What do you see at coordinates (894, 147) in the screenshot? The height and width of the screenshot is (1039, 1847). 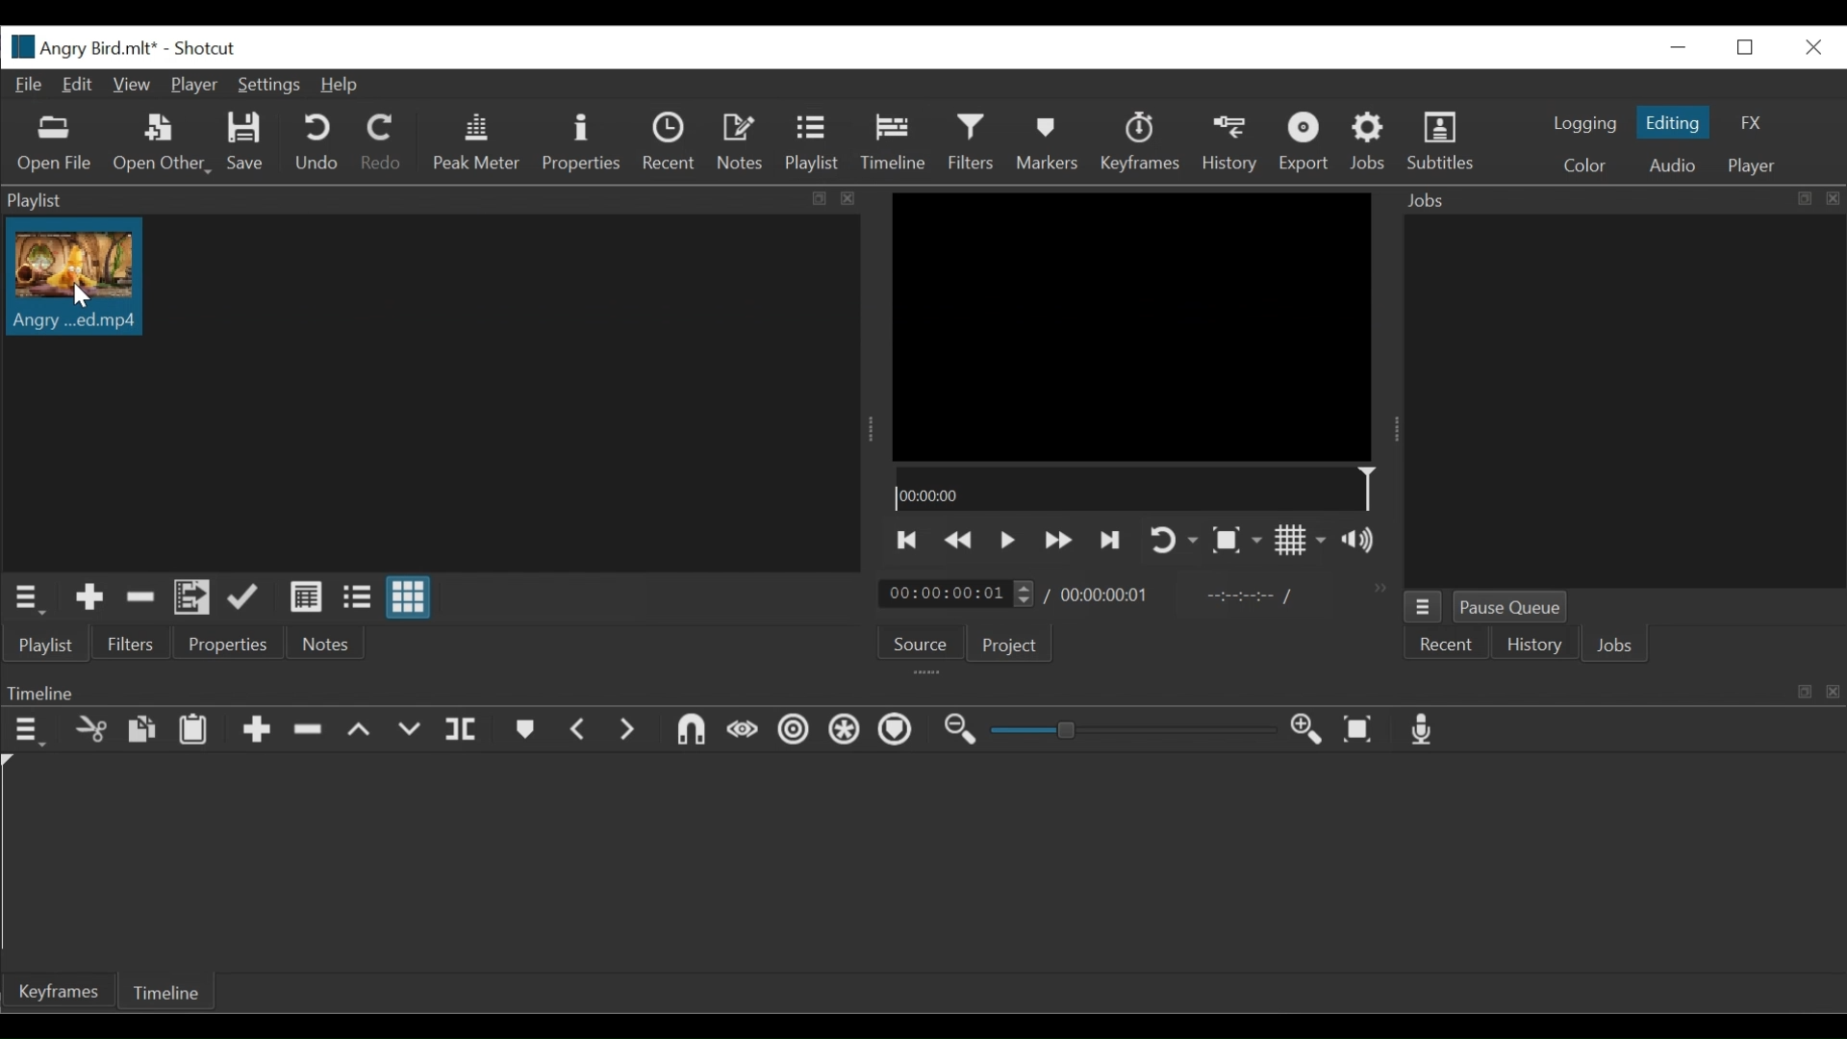 I see `Cursor` at bounding box center [894, 147].